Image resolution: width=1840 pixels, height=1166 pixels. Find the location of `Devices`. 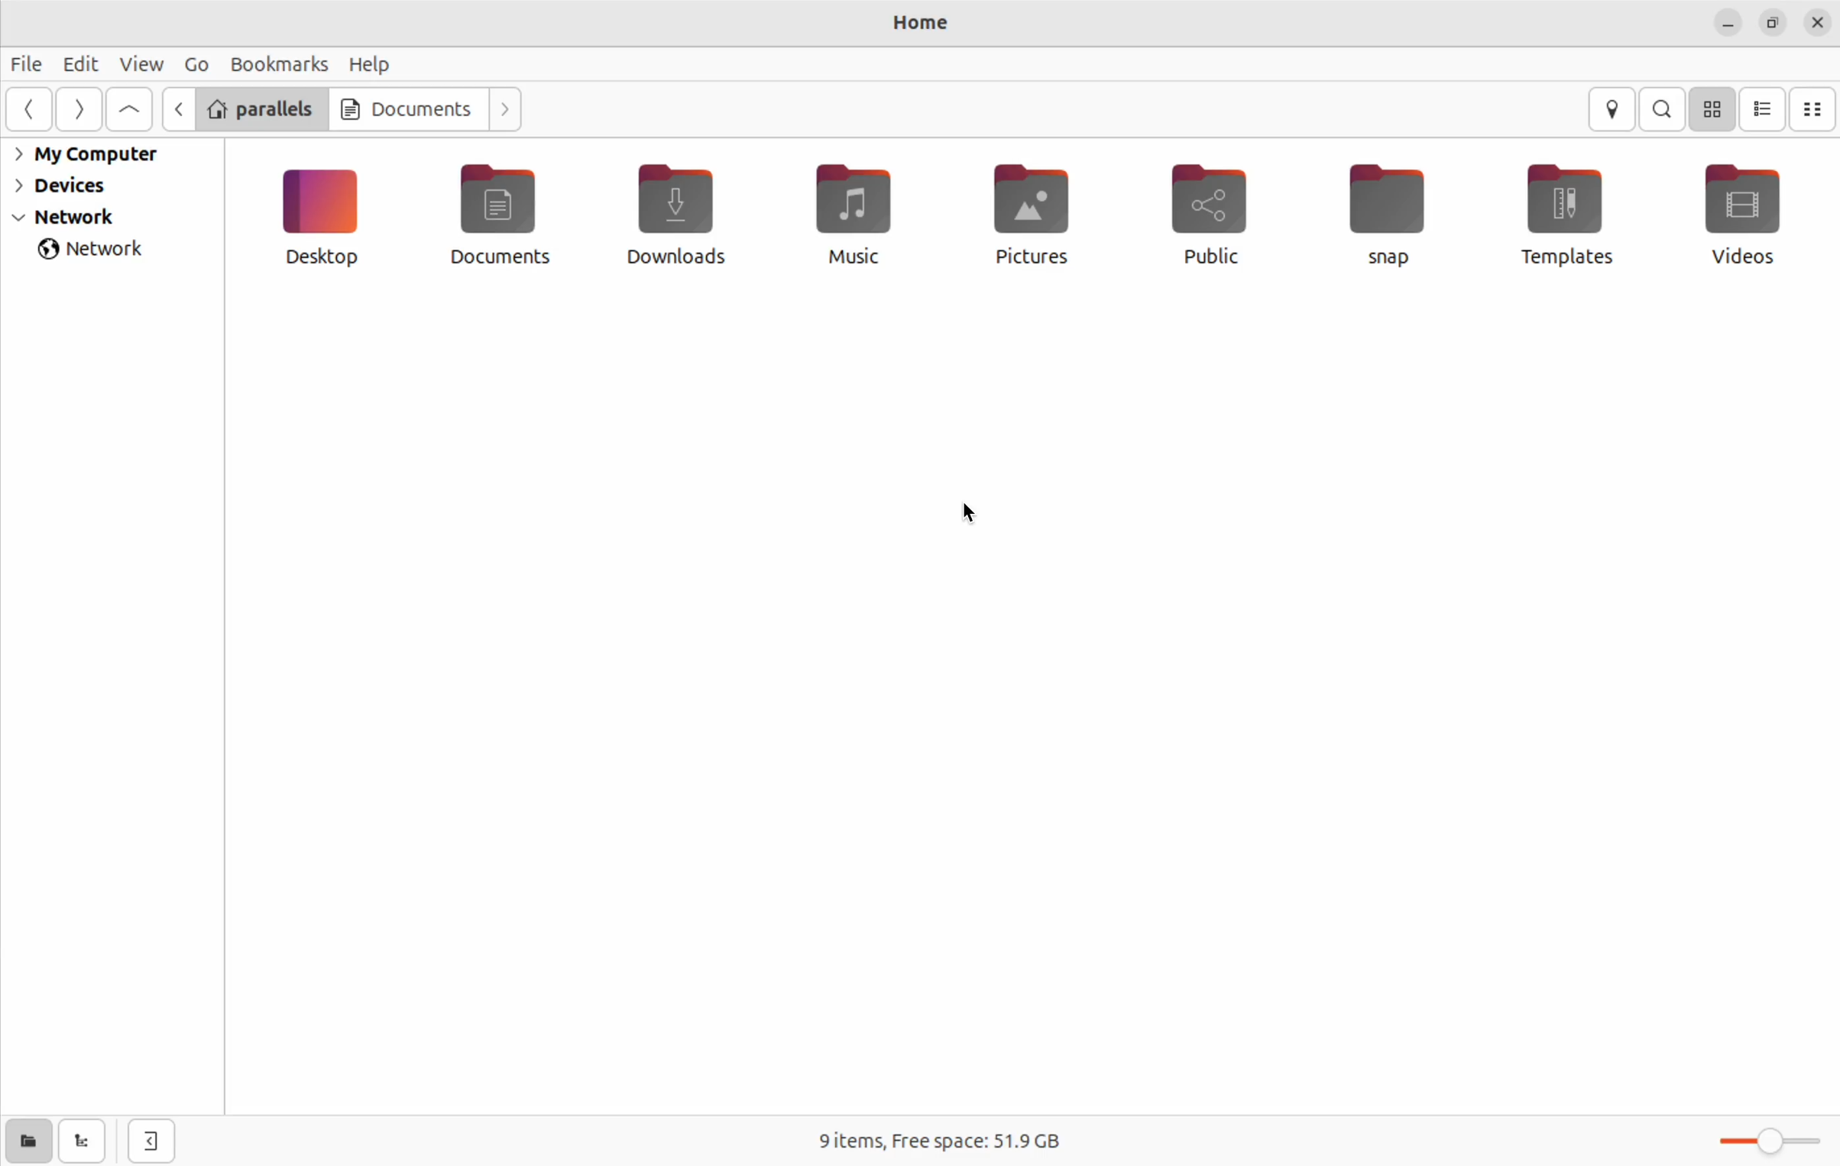

Devices is located at coordinates (75, 186).